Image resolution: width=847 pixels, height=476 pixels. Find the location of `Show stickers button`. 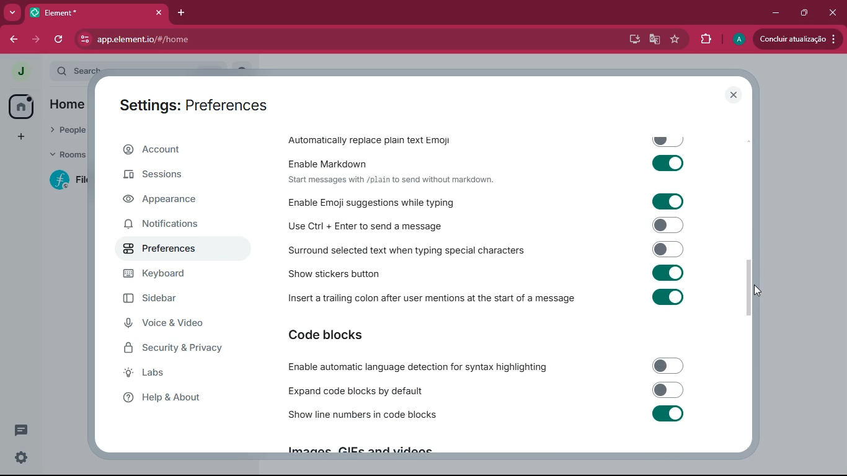

Show stickers button is located at coordinates (489, 276).